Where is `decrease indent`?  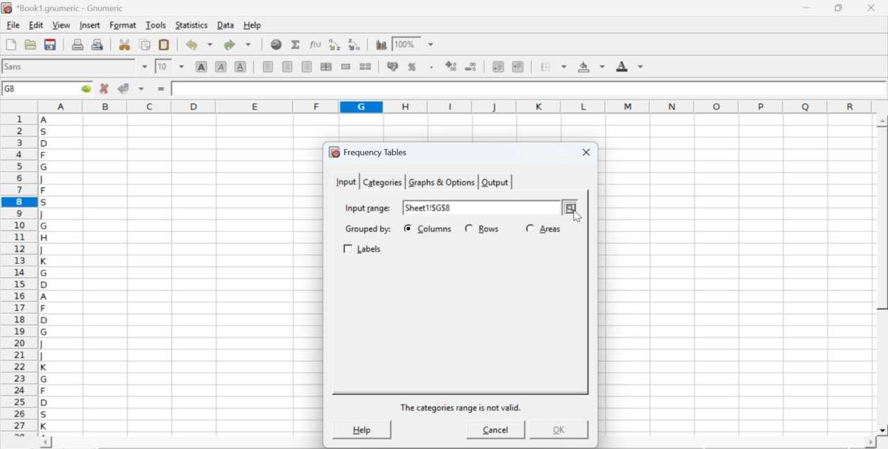 decrease indent is located at coordinates (498, 66).